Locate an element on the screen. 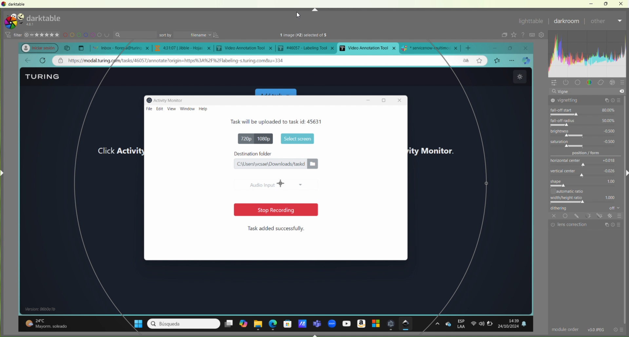 Image resolution: width=629 pixels, height=337 pixels. web address is located at coordinates (184, 61).